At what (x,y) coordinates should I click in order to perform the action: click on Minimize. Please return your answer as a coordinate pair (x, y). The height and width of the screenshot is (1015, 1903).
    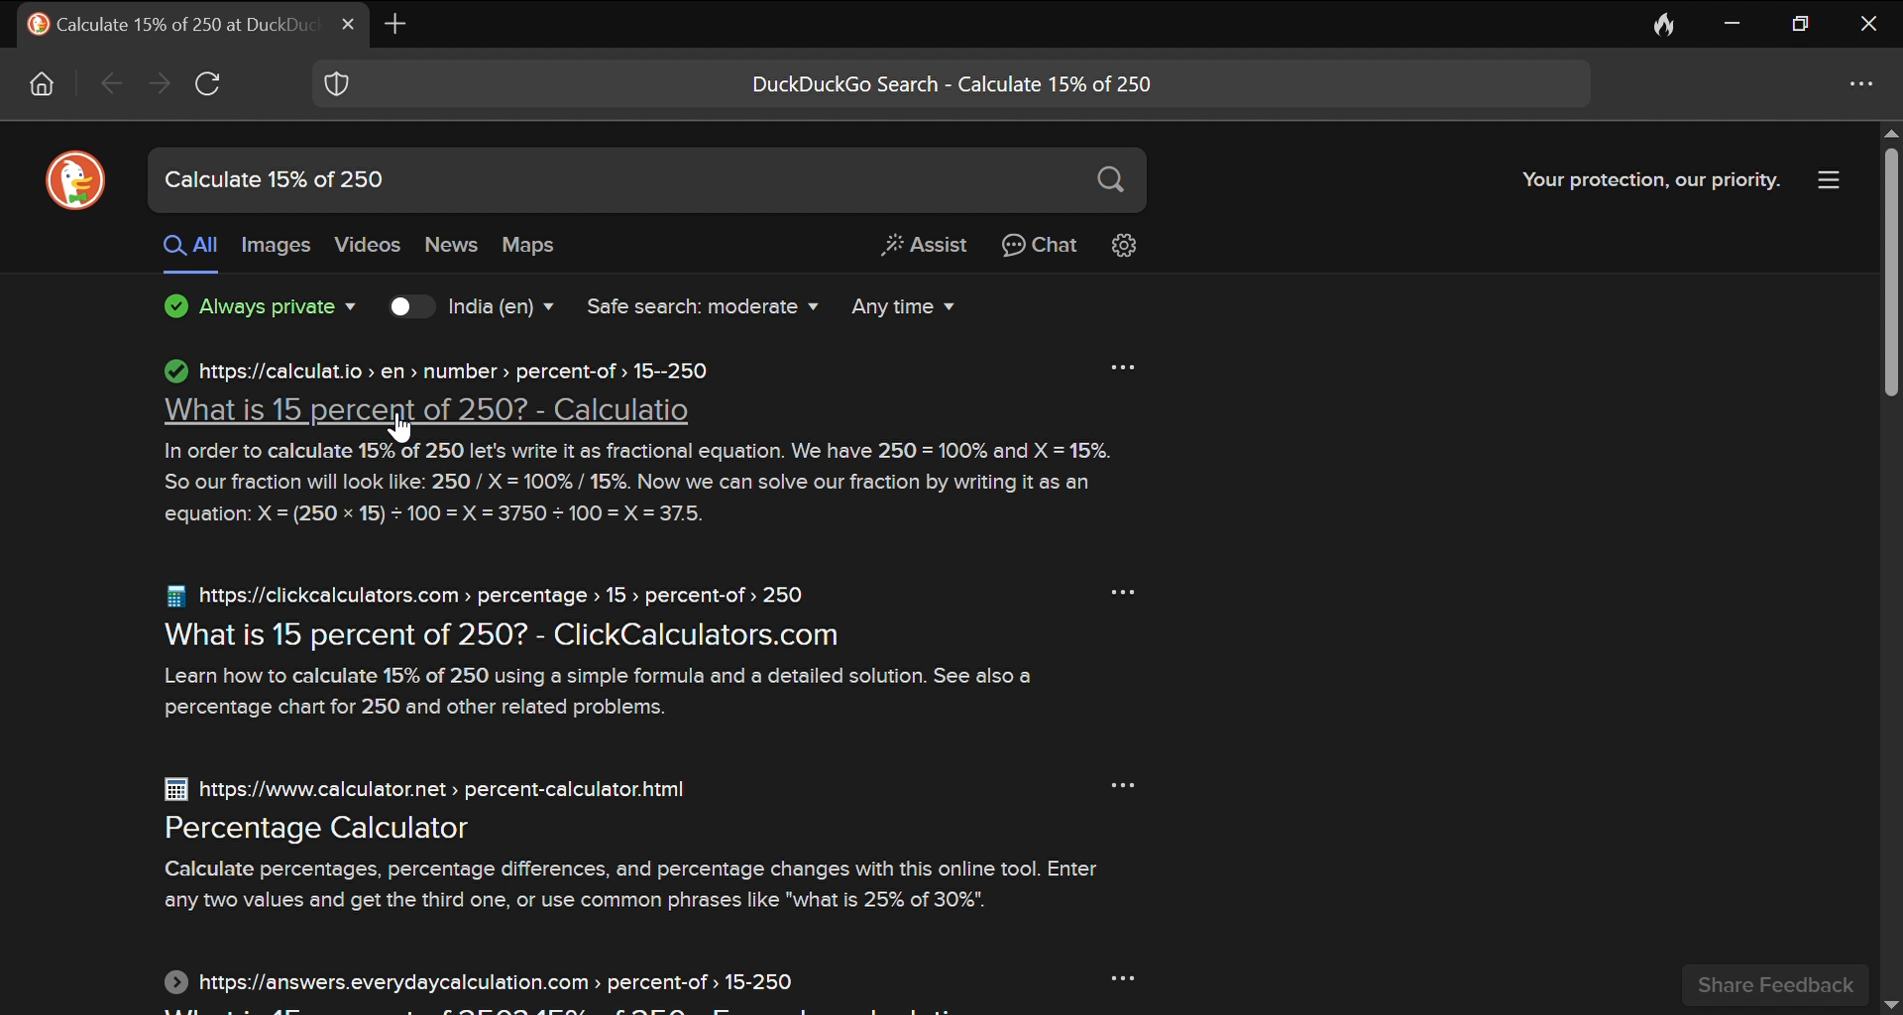
    Looking at the image, I should click on (1734, 22).